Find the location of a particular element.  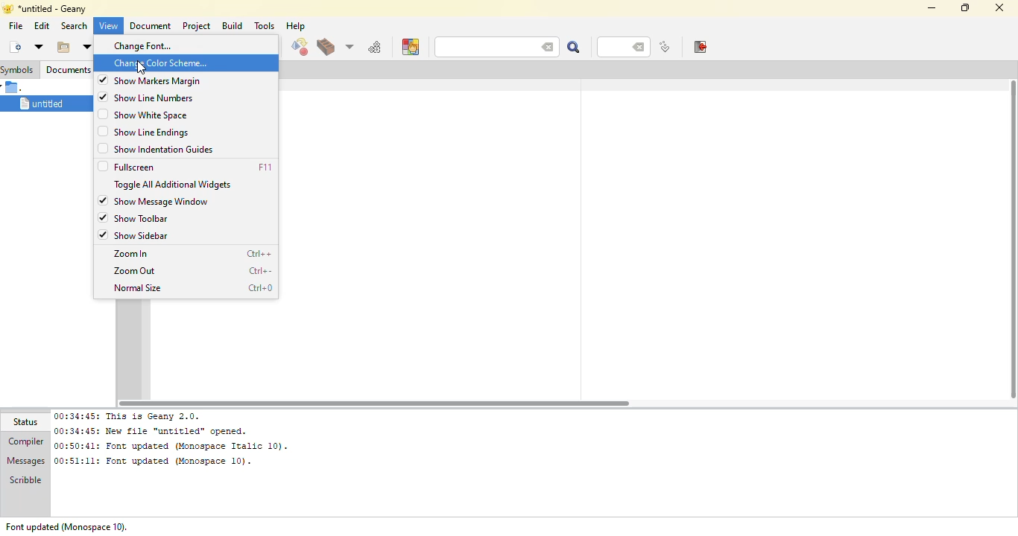

new from template is located at coordinates (38, 46).